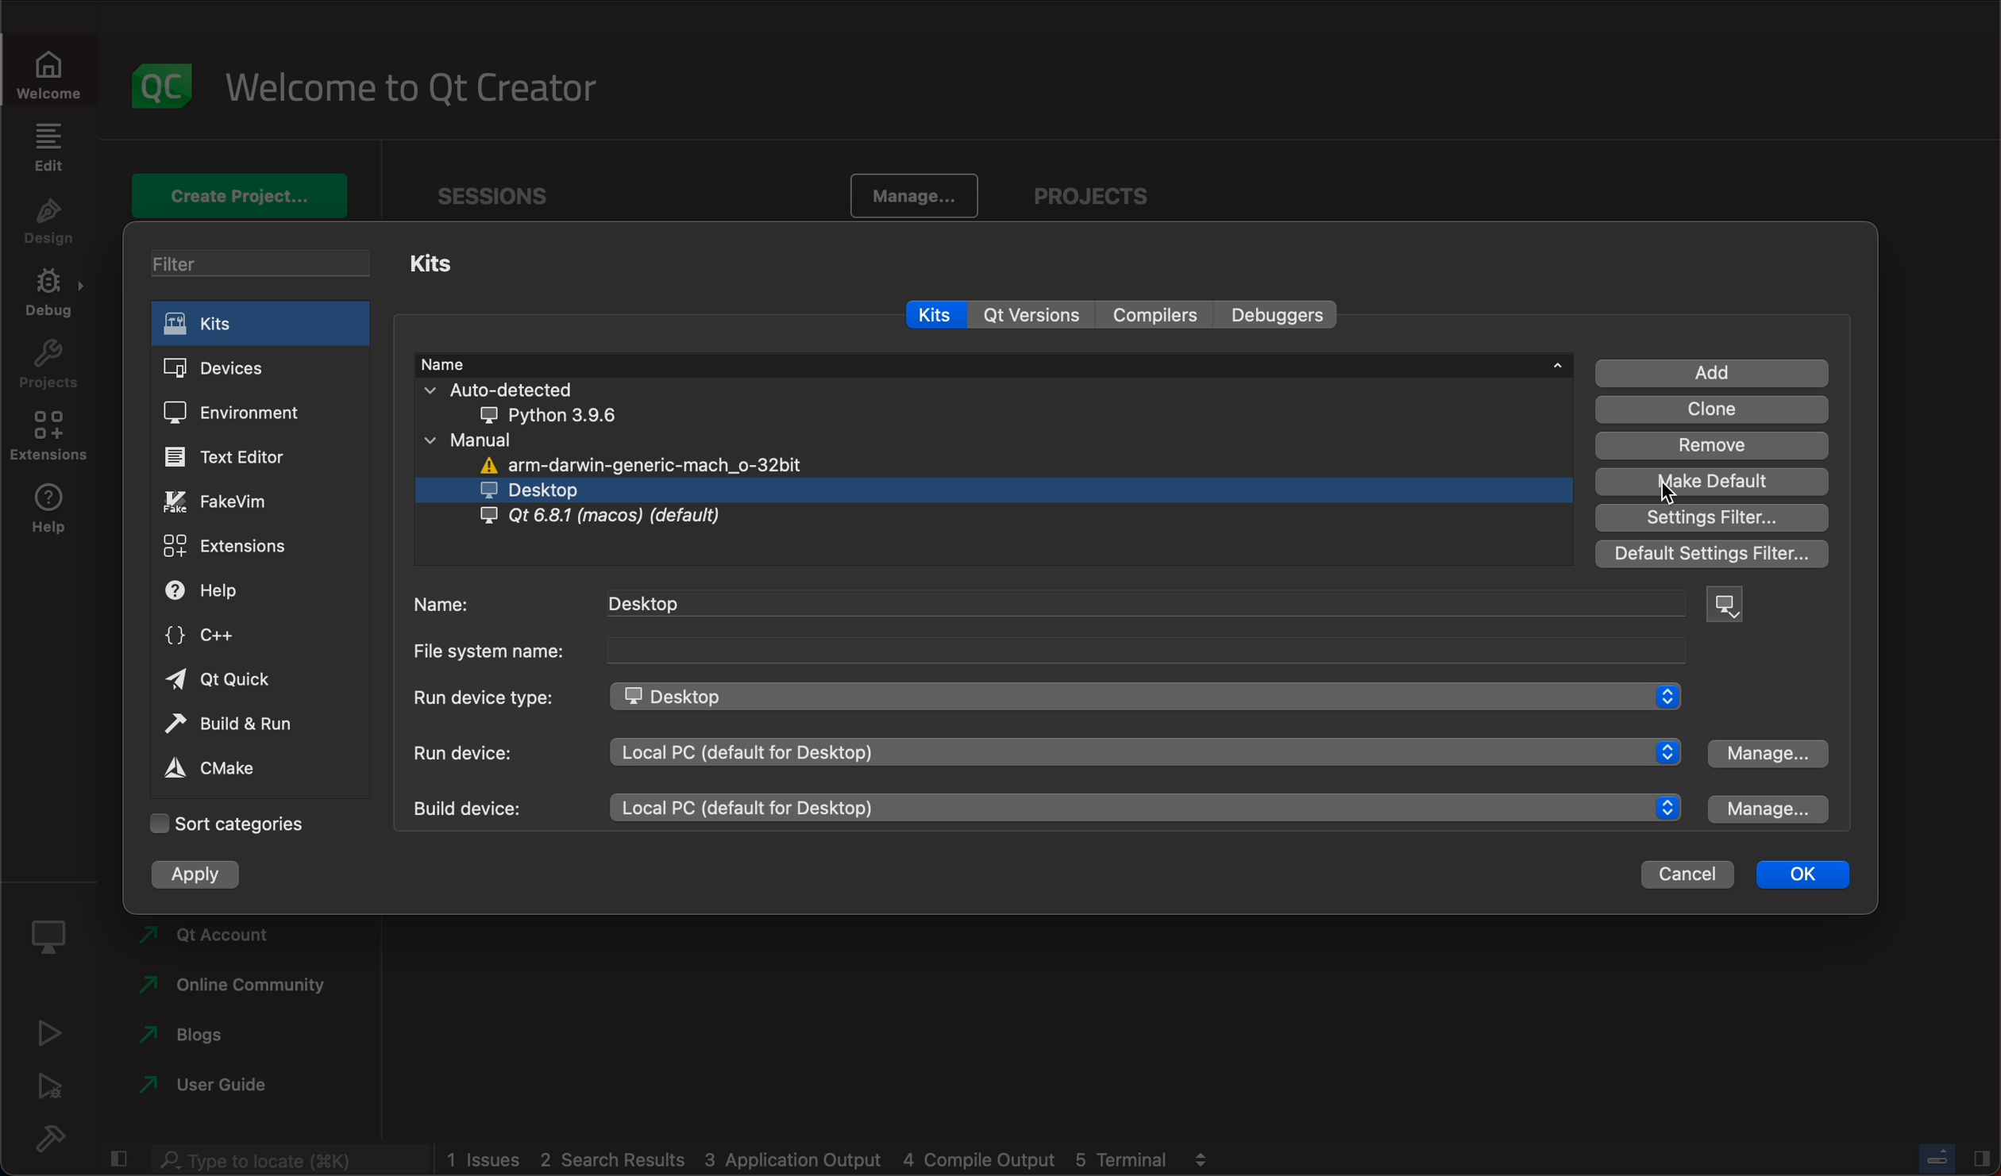 This screenshot has width=2001, height=1176. What do you see at coordinates (1713, 518) in the screenshot?
I see `settings filter` at bounding box center [1713, 518].